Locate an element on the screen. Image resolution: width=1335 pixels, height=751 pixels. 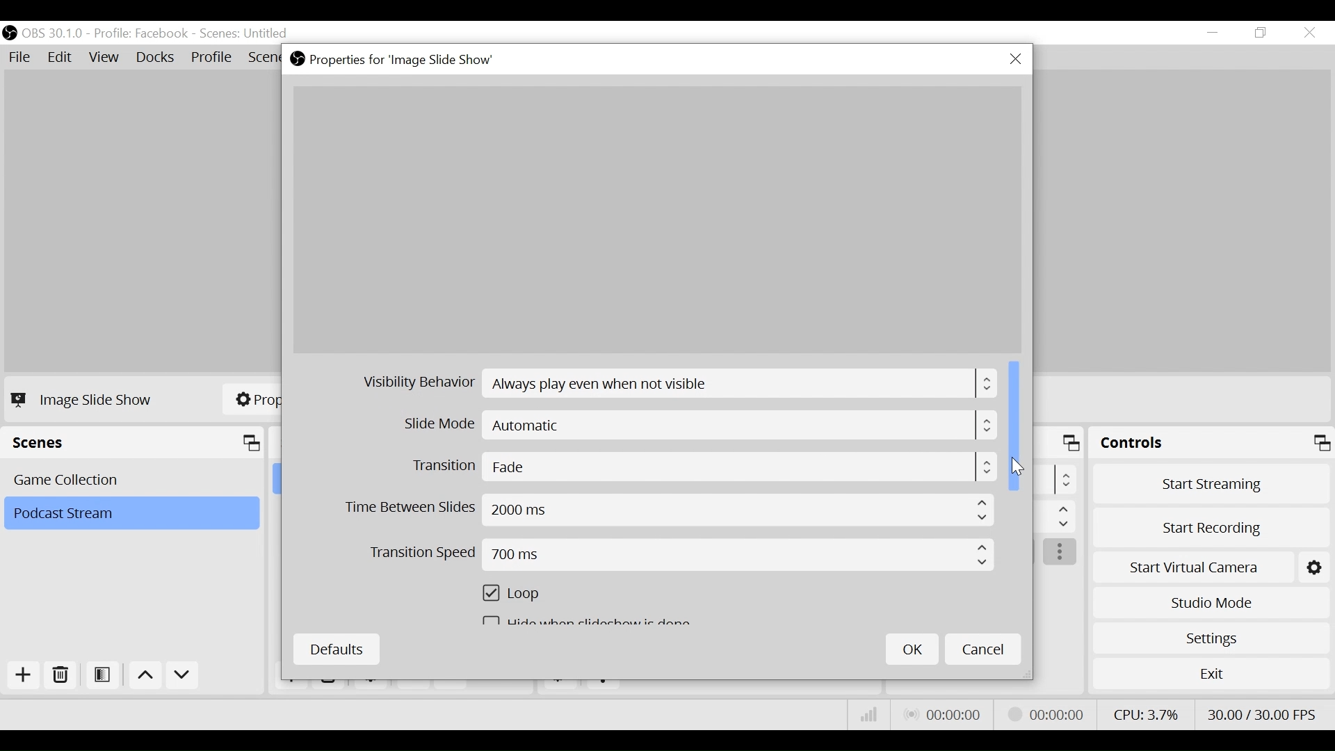
Frame Per Second is located at coordinates (1261, 711).